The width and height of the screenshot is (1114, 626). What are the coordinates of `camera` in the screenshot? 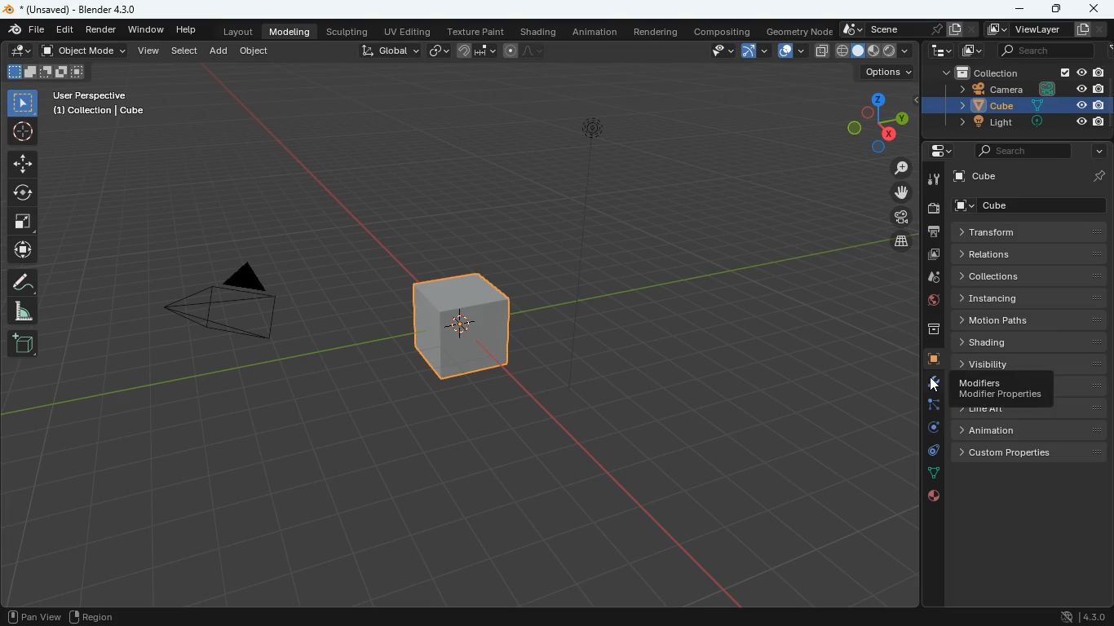 It's located at (901, 217).